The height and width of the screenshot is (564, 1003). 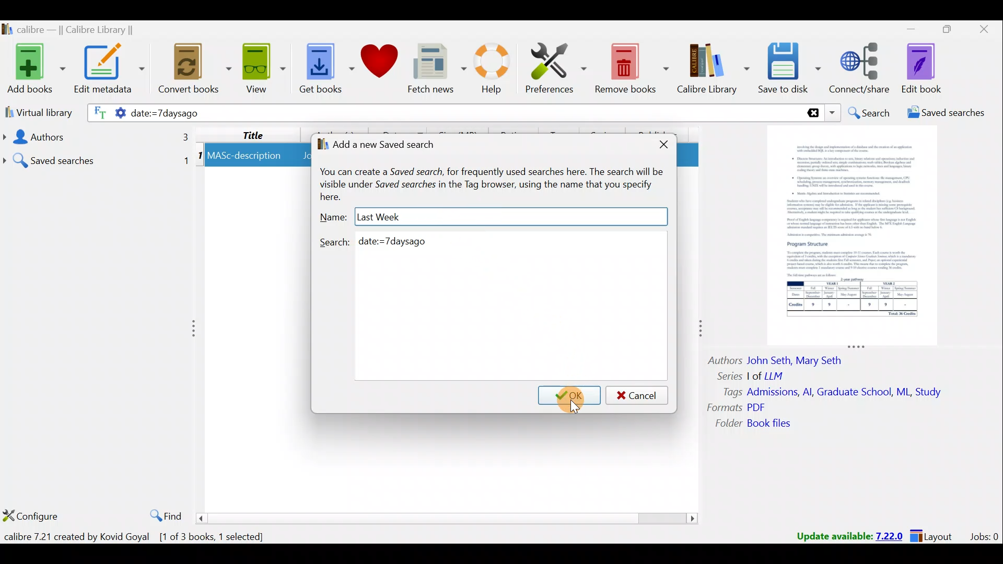 What do you see at coordinates (943, 113) in the screenshot?
I see `Saved searches` at bounding box center [943, 113].